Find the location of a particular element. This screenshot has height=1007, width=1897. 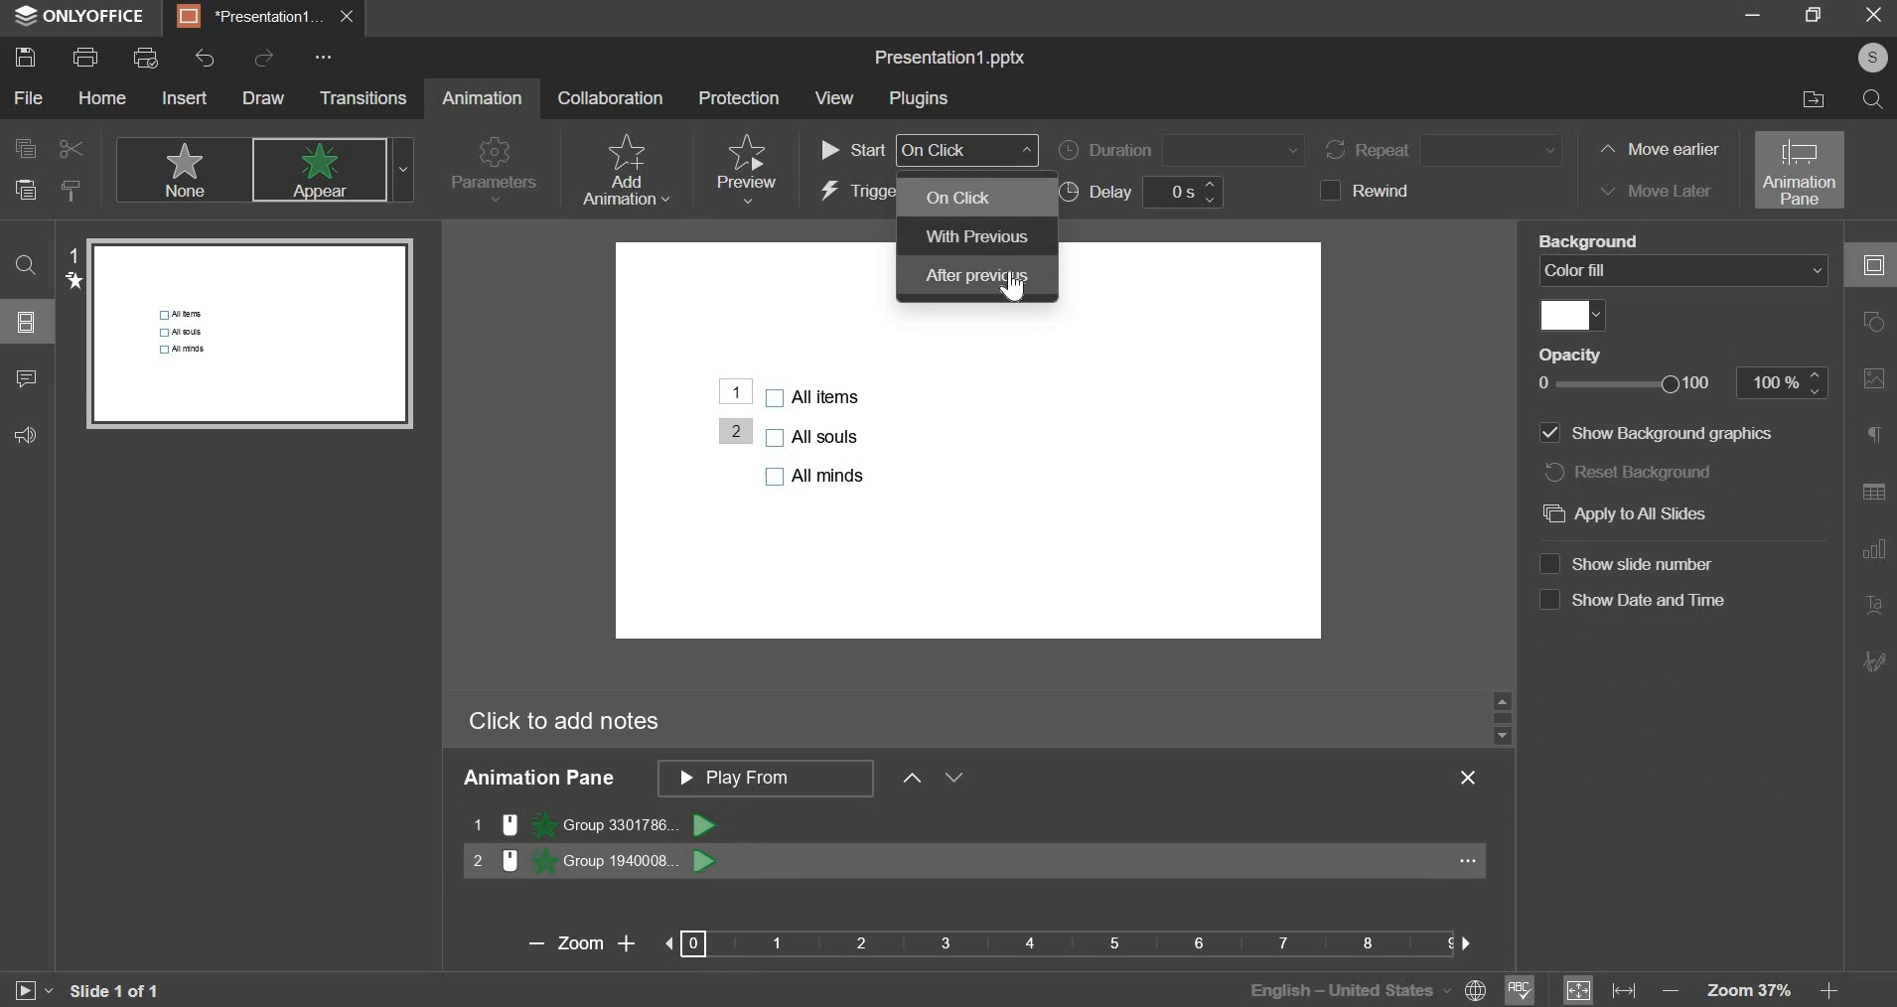

show slide number is located at coordinates (1628, 564).